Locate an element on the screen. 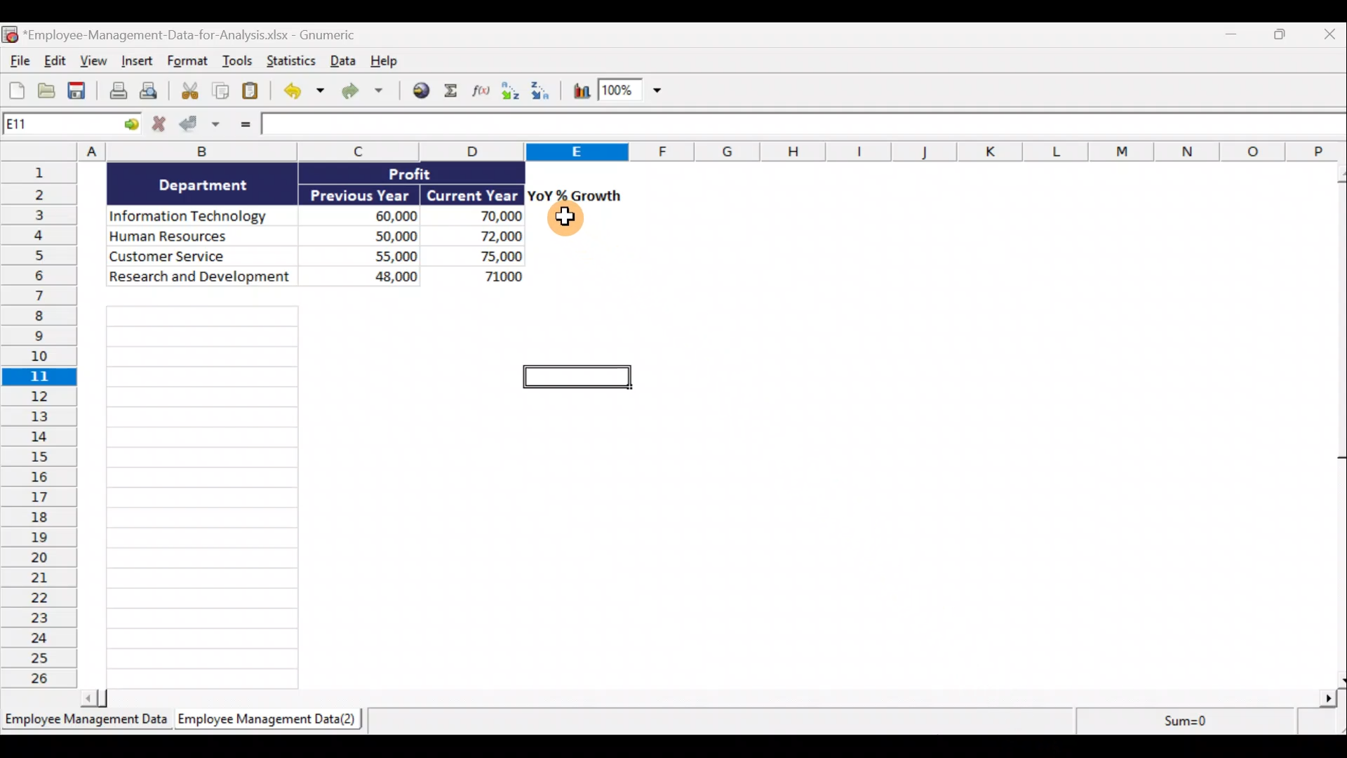  Create a new workbook is located at coordinates (17, 88).